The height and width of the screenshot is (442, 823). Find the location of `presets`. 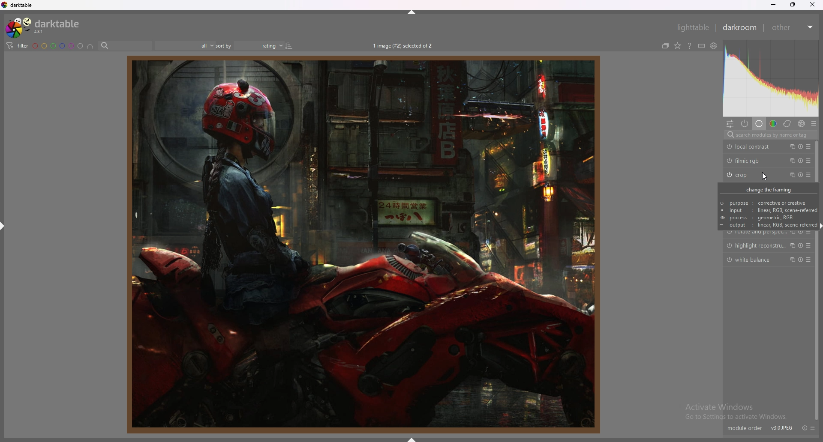

presets is located at coordinates (808, 260).